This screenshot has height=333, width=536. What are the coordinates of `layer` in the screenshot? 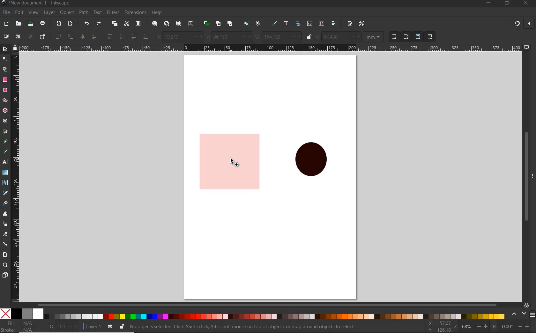 It's located at (49, 12).